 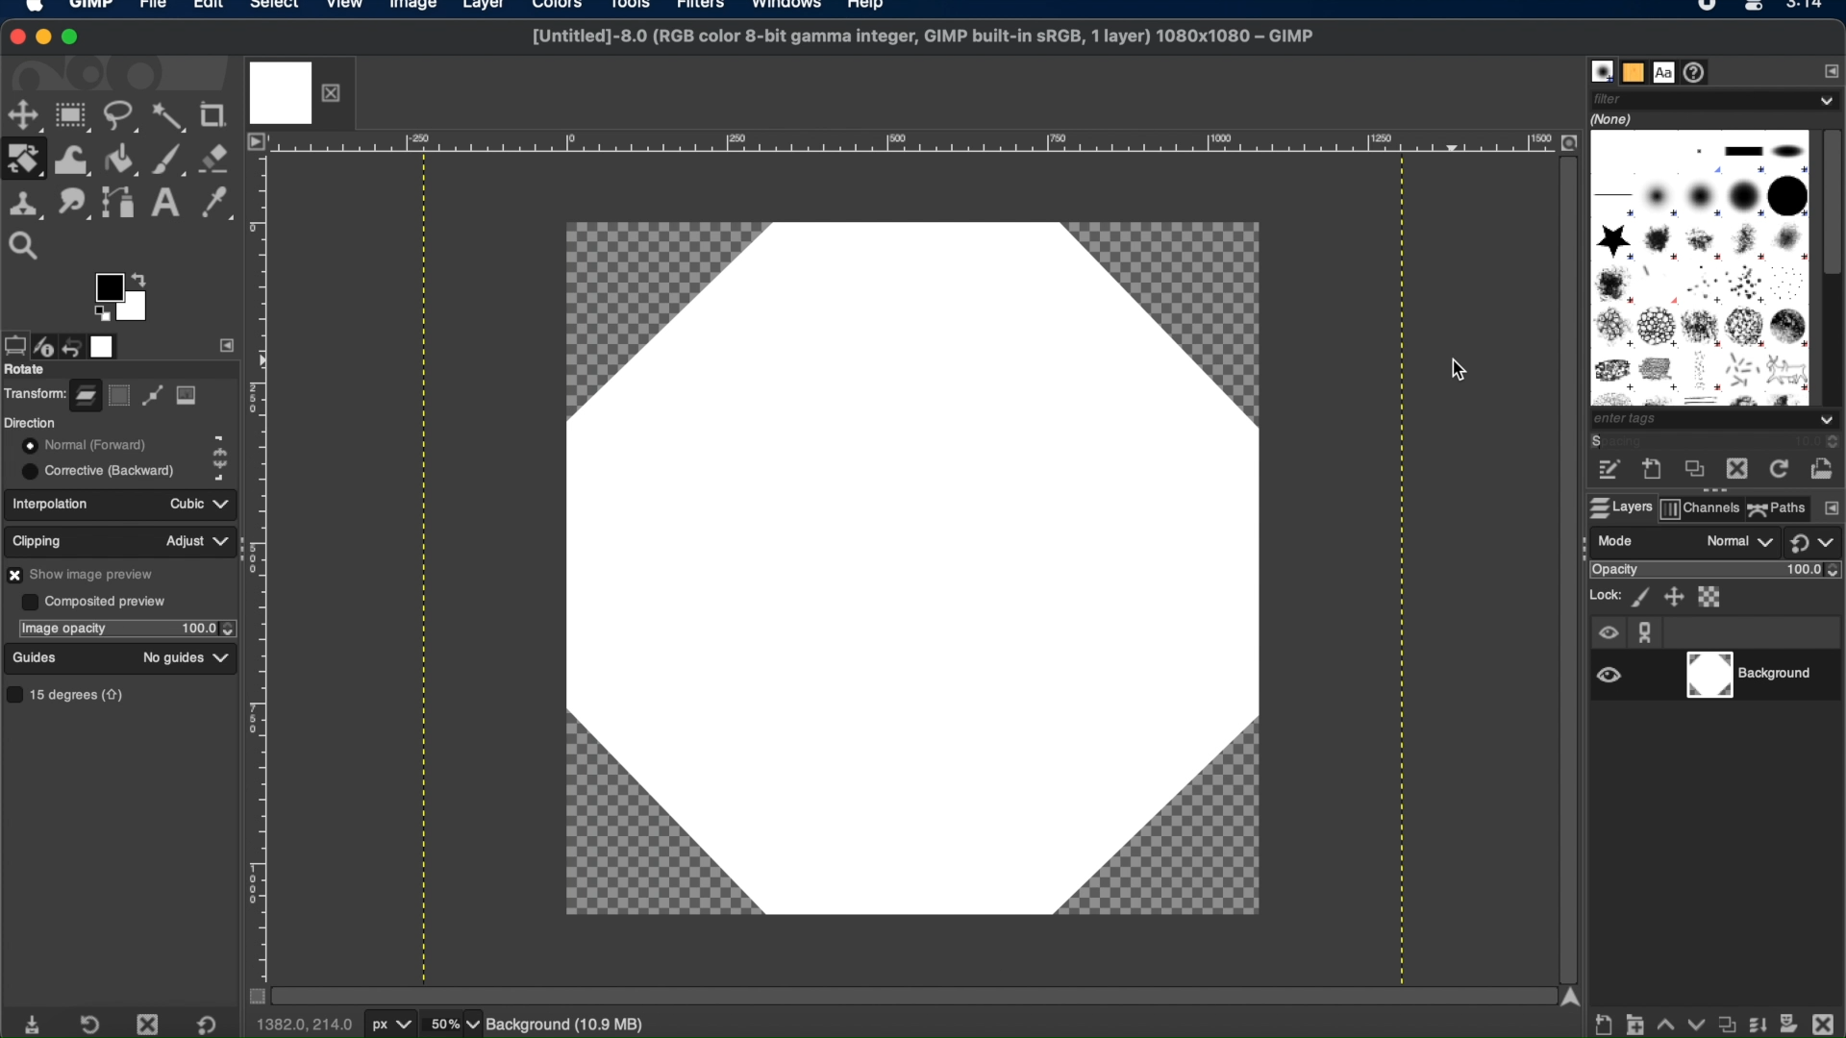 What do you see at coordinates (636, 8) in the screenshot?
I see `tools` at bounding box center [636, 8].